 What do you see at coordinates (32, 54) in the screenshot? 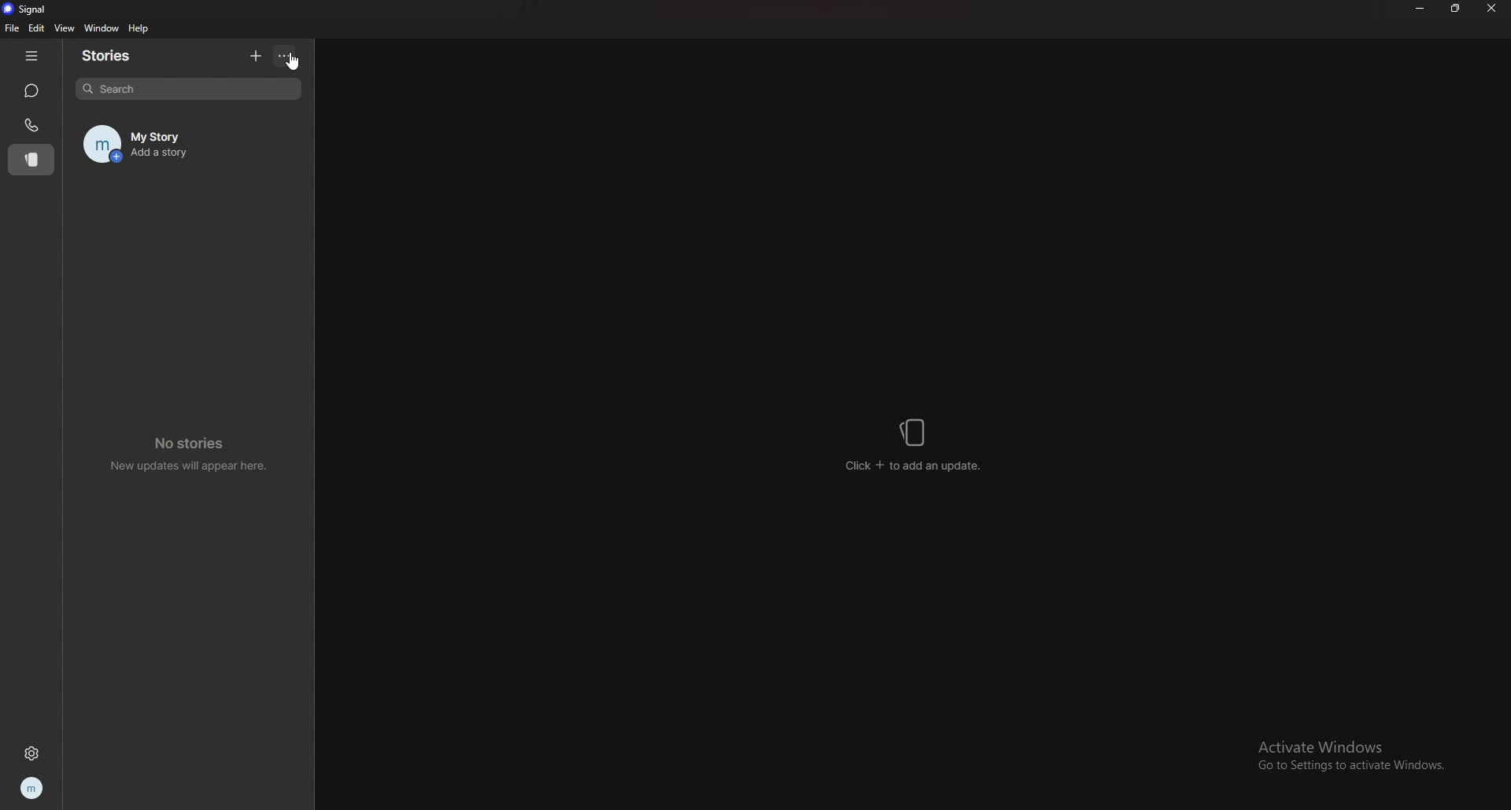
I see `hide tab` at bounding box center [32, 54].